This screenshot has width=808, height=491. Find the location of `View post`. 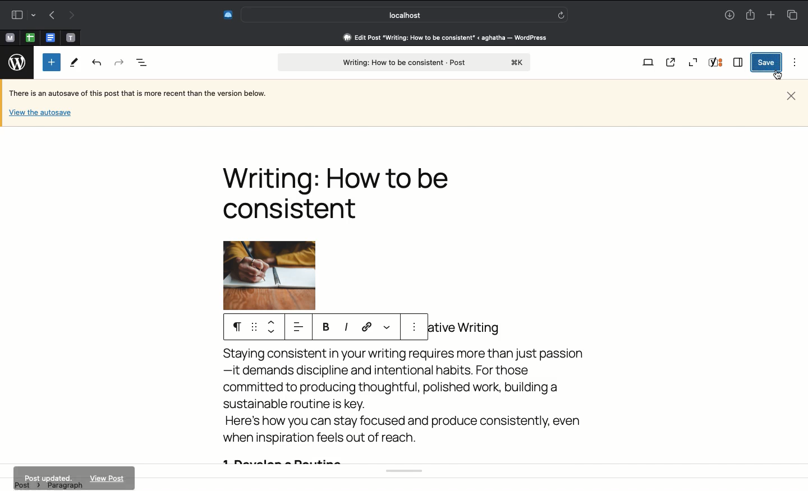

View post is located at coordinates (673, 63).